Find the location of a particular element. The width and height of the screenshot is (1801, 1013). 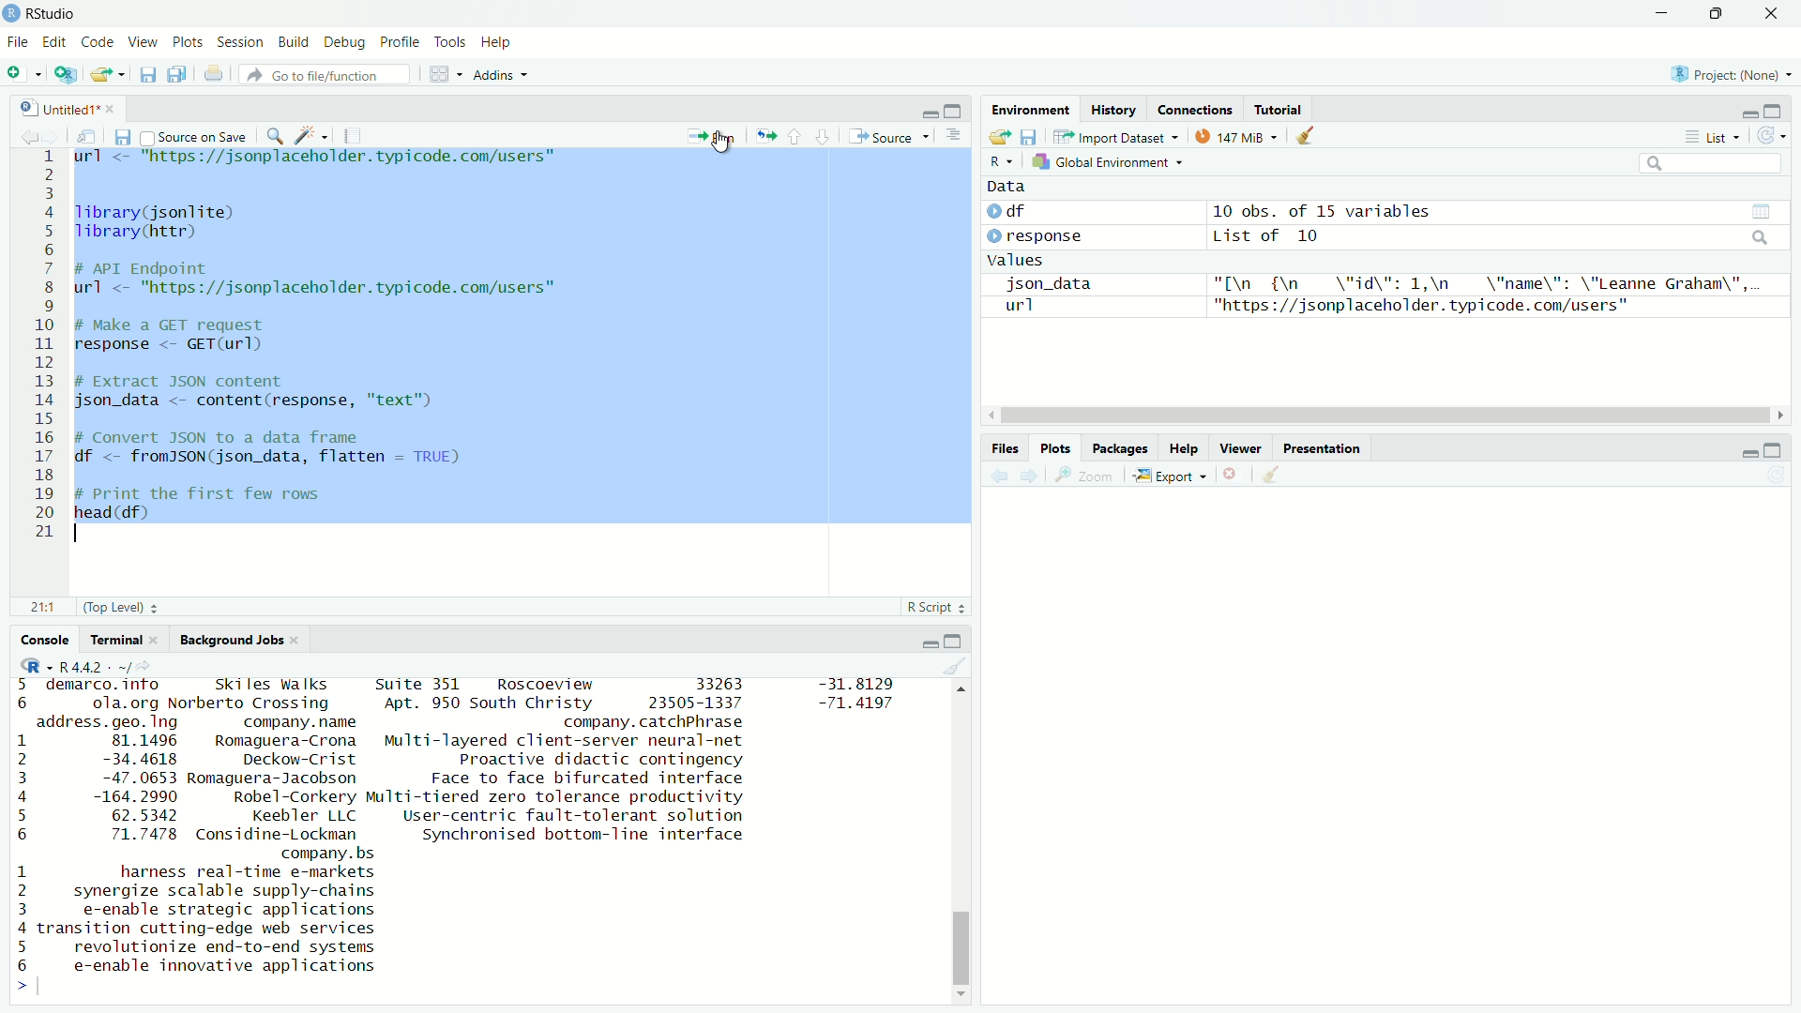

Viewer is located at coordinates (1242, 449).